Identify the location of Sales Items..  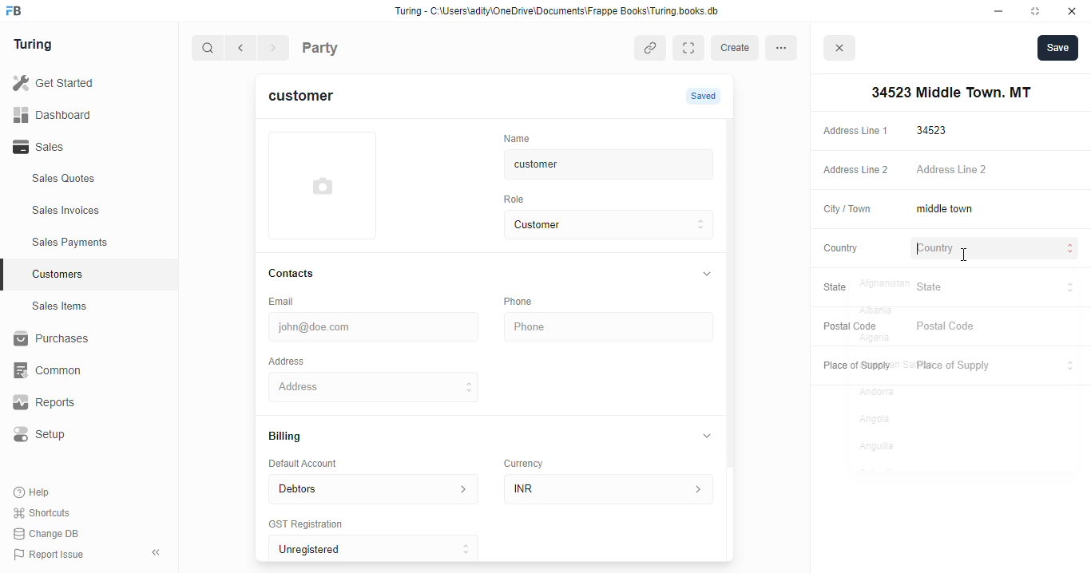
(89, 306).